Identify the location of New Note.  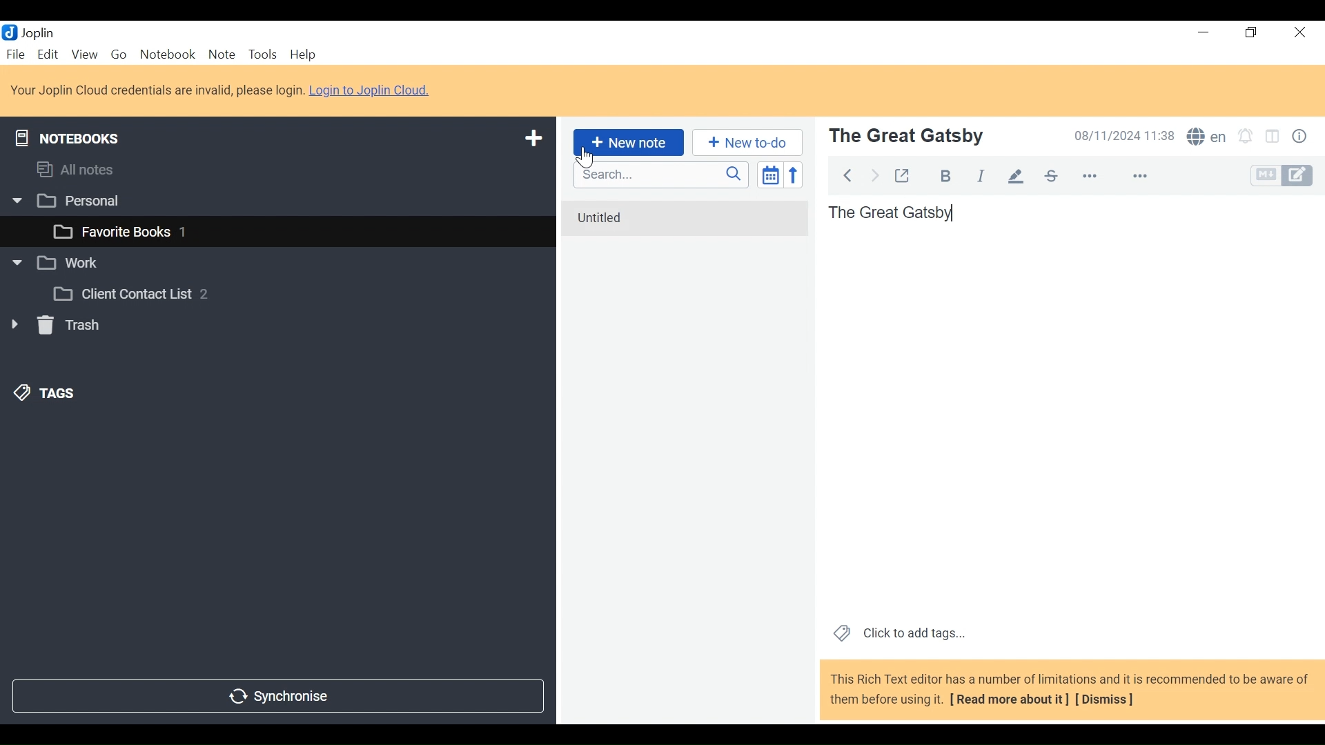
(629, 142).